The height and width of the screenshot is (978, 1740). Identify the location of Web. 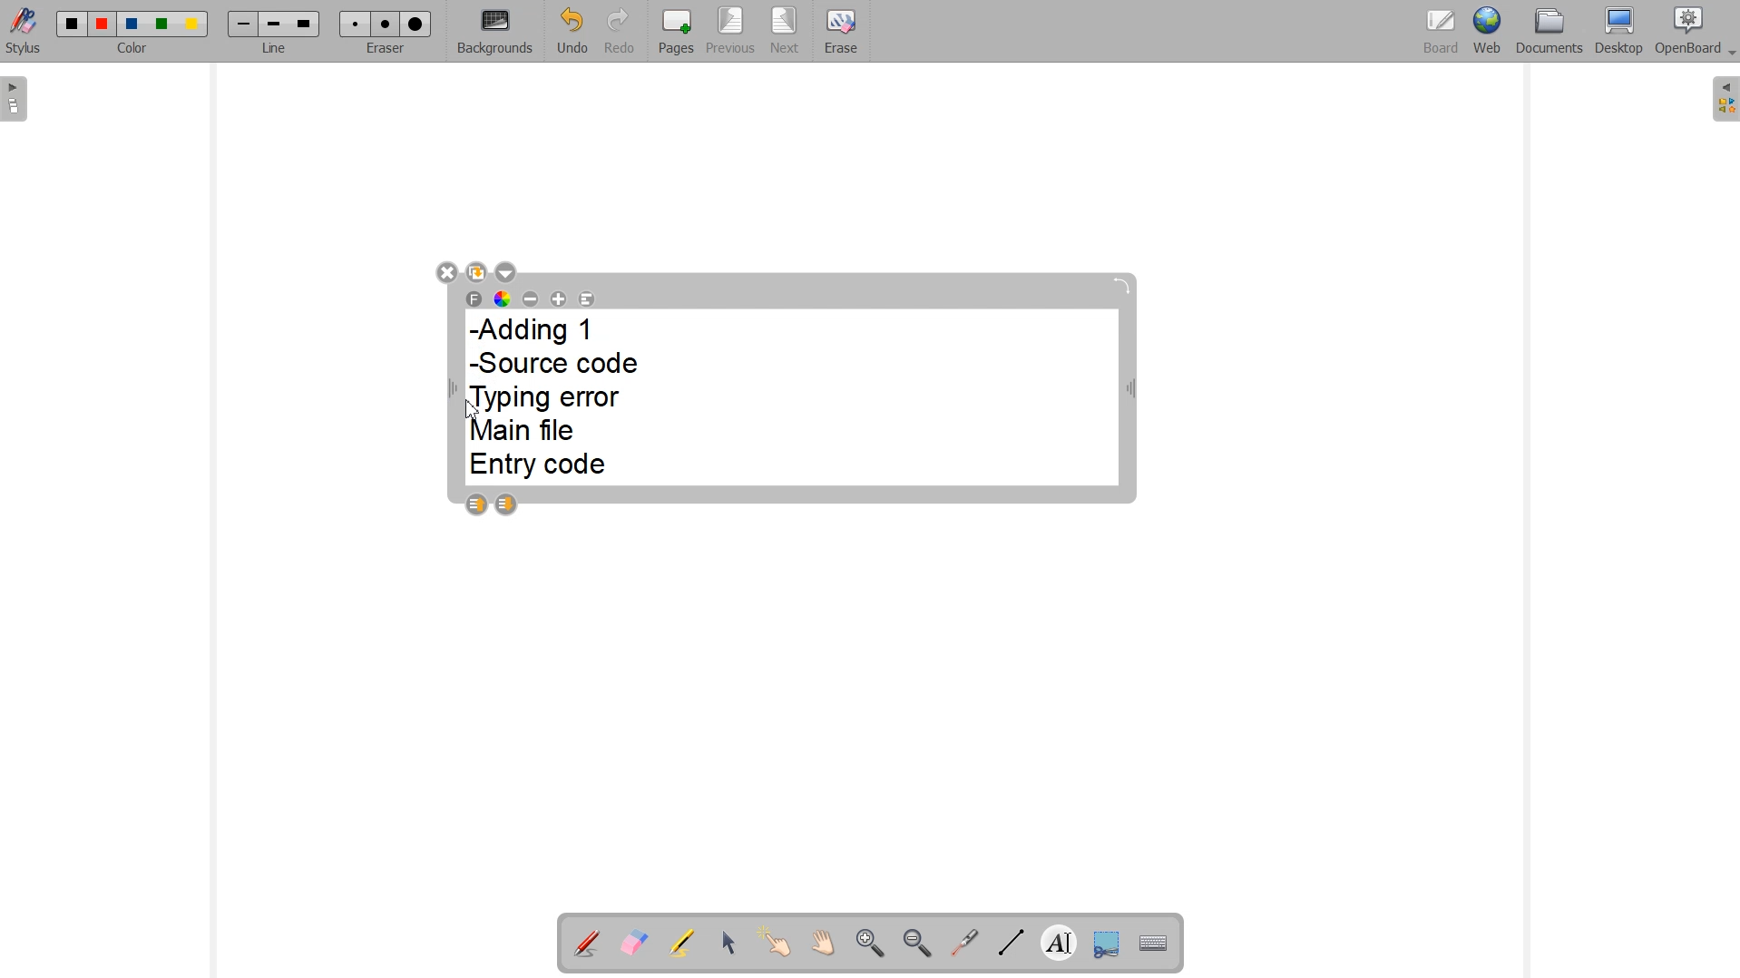
(1487, 32).